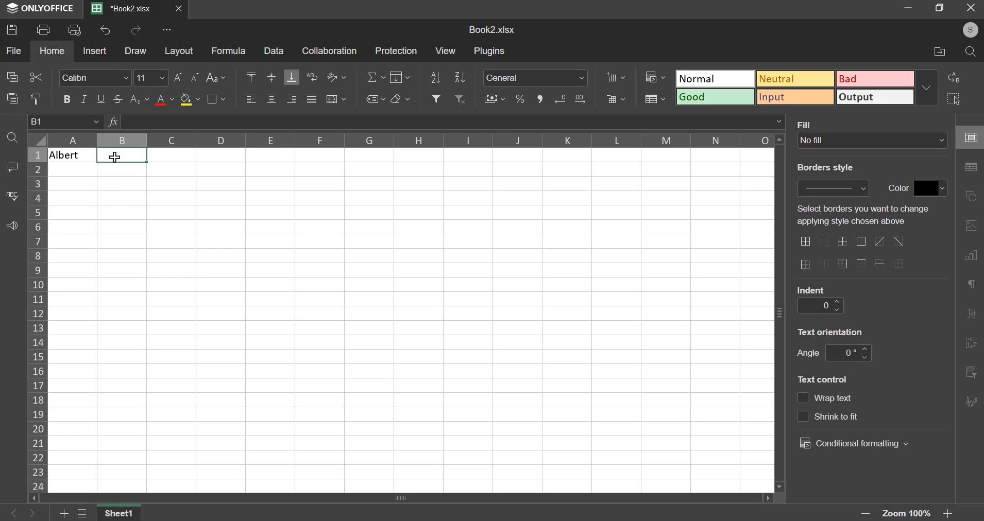 This screenshot has height=521, width=984. Describe the element at coordinates (461, 99) in the screenshot. I see `remove filter` at that location.